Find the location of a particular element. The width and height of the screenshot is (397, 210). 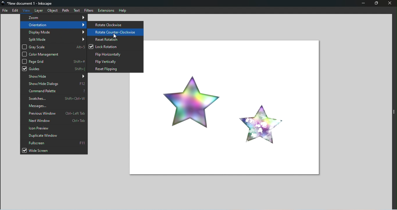

Page grid is located at coordinates (53, 61).